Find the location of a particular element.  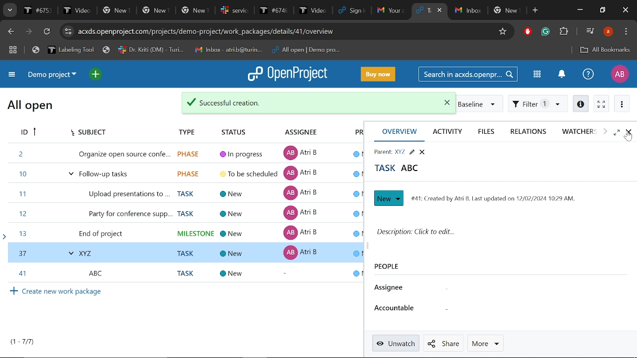

Close is located at coordinates (626, 10).